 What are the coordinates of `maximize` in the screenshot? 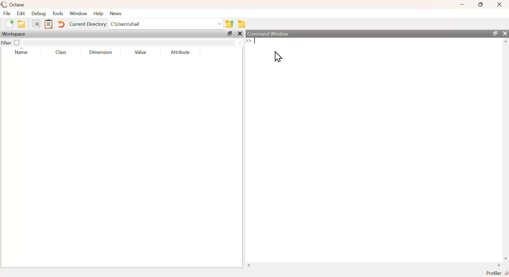 It's located at (228, 34).